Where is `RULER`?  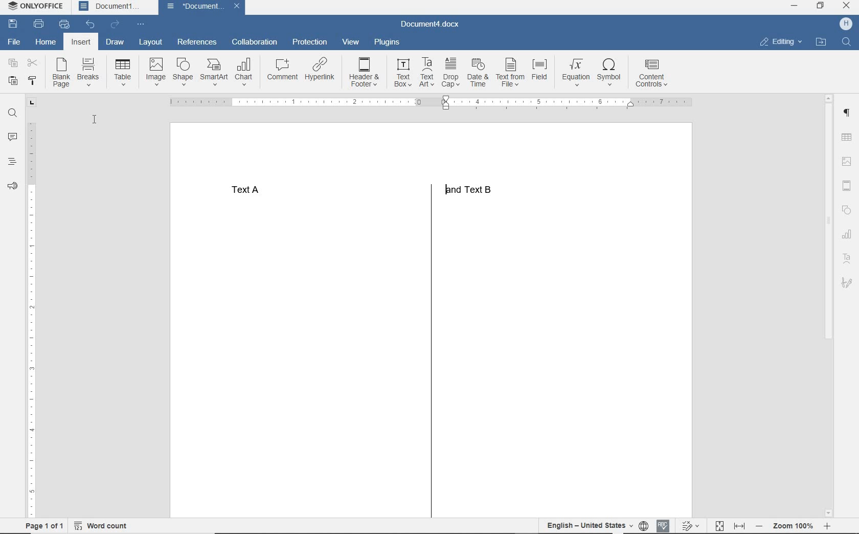 RULER is located at coordinates (433, 103).